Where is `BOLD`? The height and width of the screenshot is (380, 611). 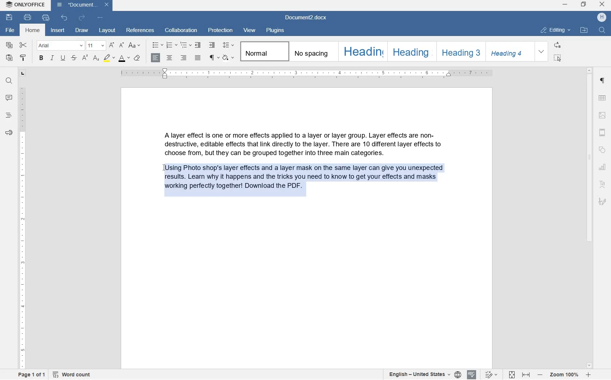
BOLD is located at coordinates (41, 58).